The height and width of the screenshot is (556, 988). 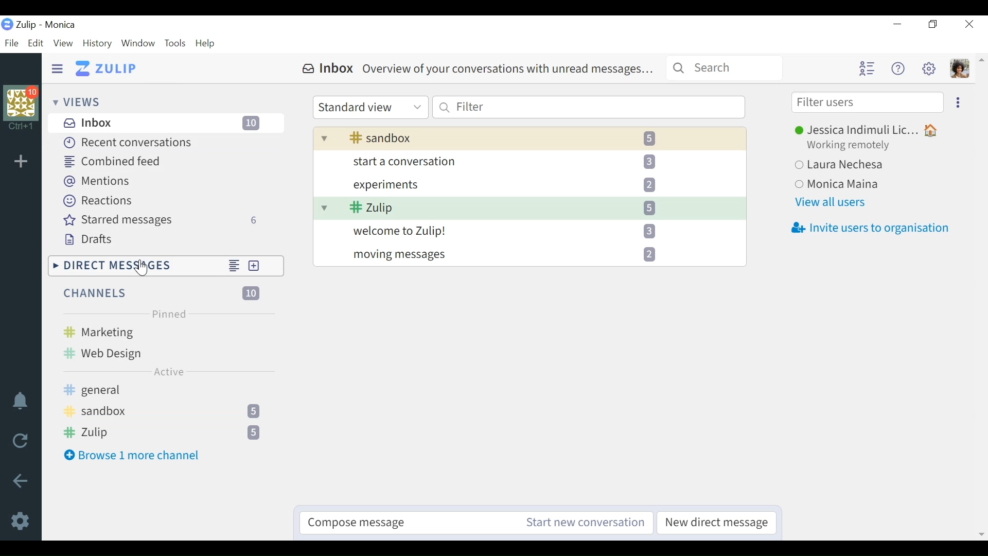 I want to click on Add organisation, so click(x=22, y=161).